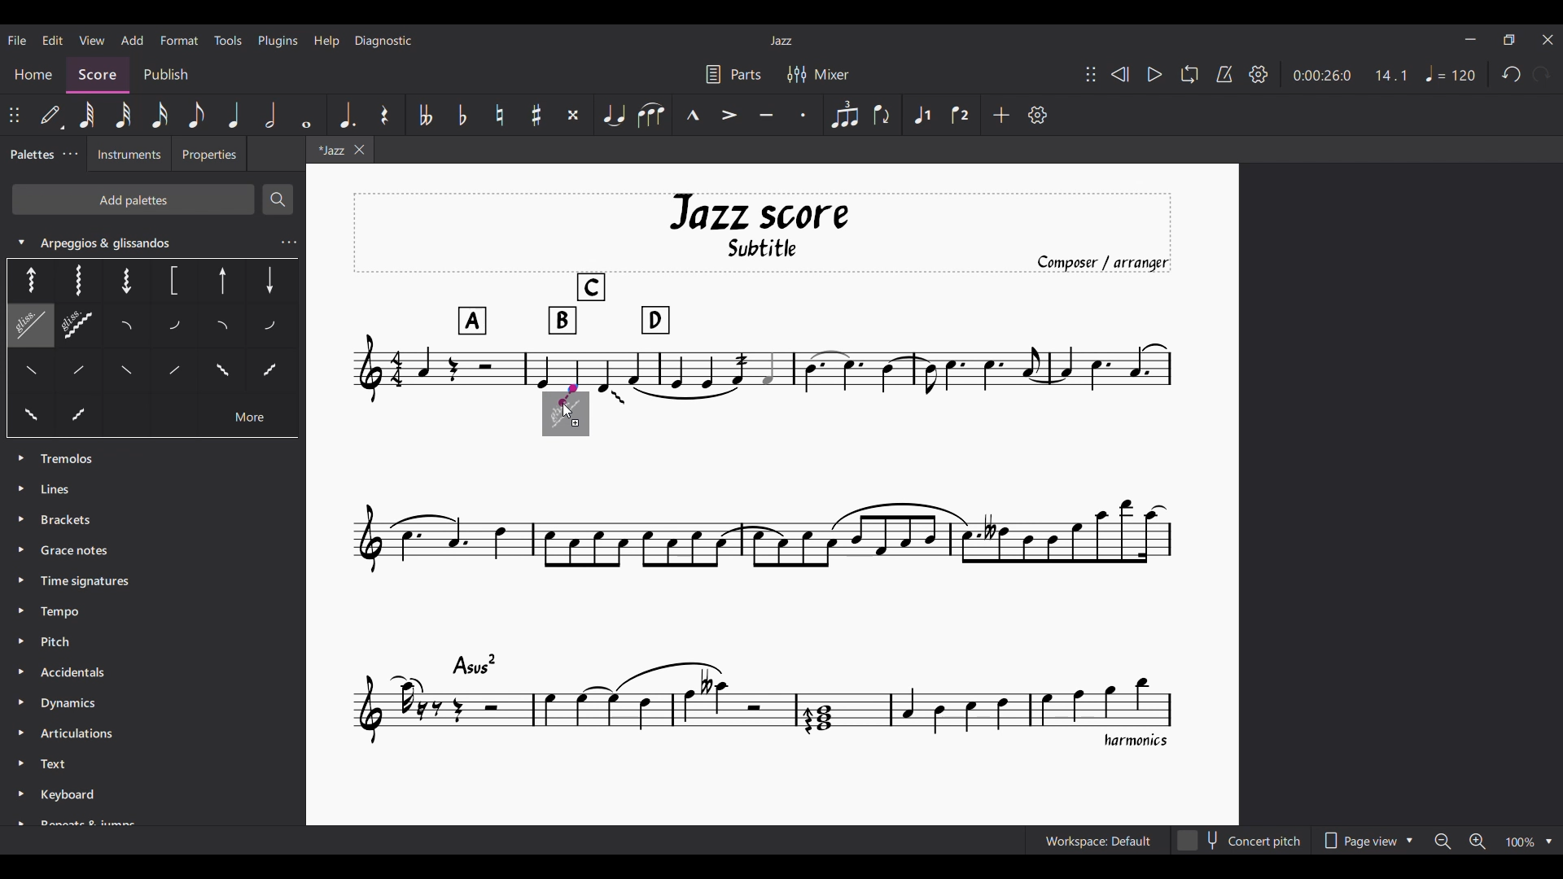  I want to click on Palette options, so click(72, 459).